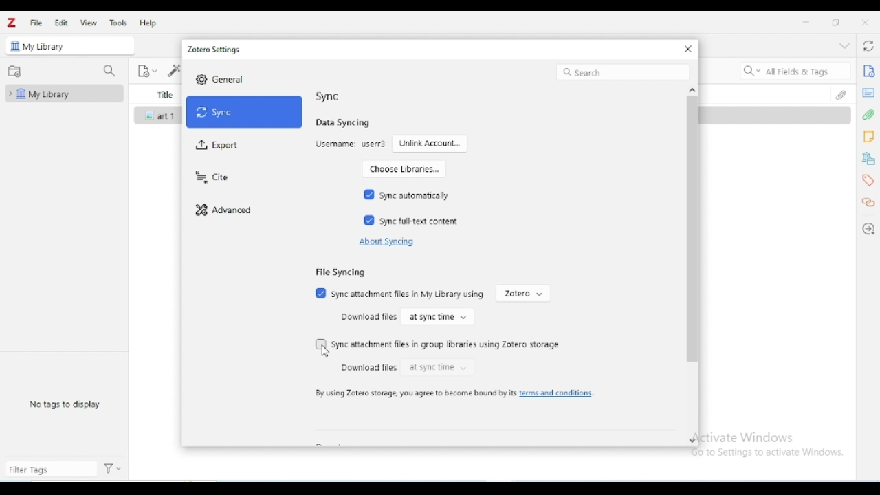  Describe the element at coordinates (230, 79) in the screenshot. I see `General` at that location.